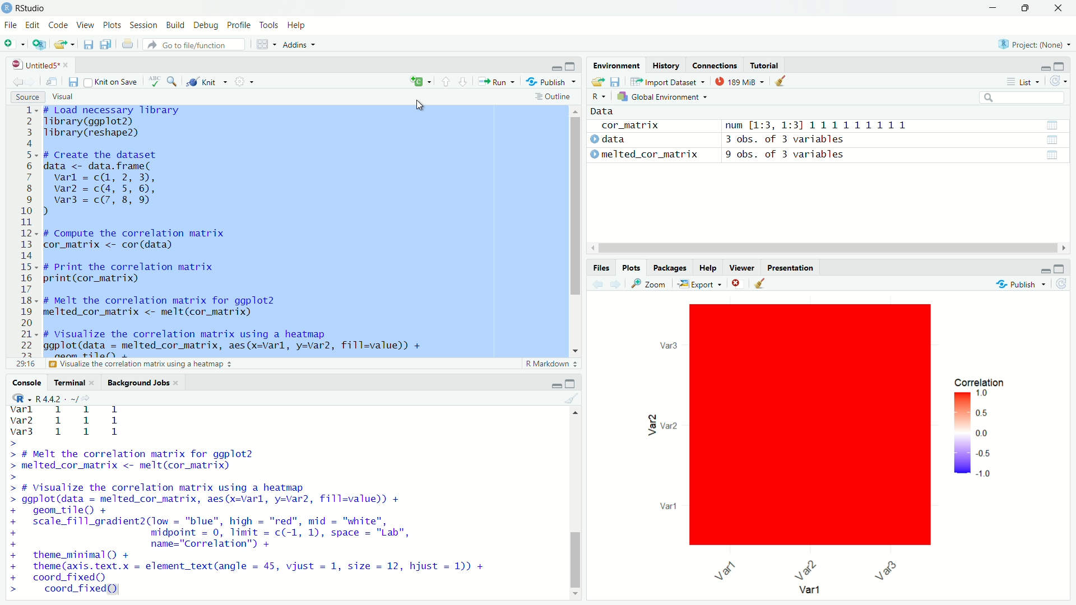  Describe the element at coordinates (653, 126) in the screenshot. I see `data 1 : cor_matrix` at that location.